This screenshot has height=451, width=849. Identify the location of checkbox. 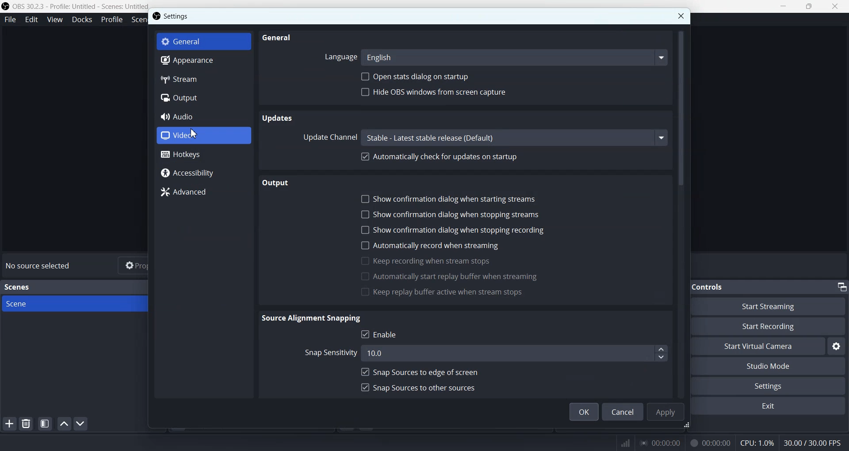
(363, 334).